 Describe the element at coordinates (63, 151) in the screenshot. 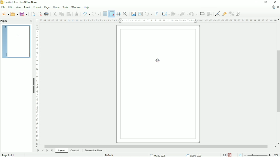

I see `Layout` at that location.